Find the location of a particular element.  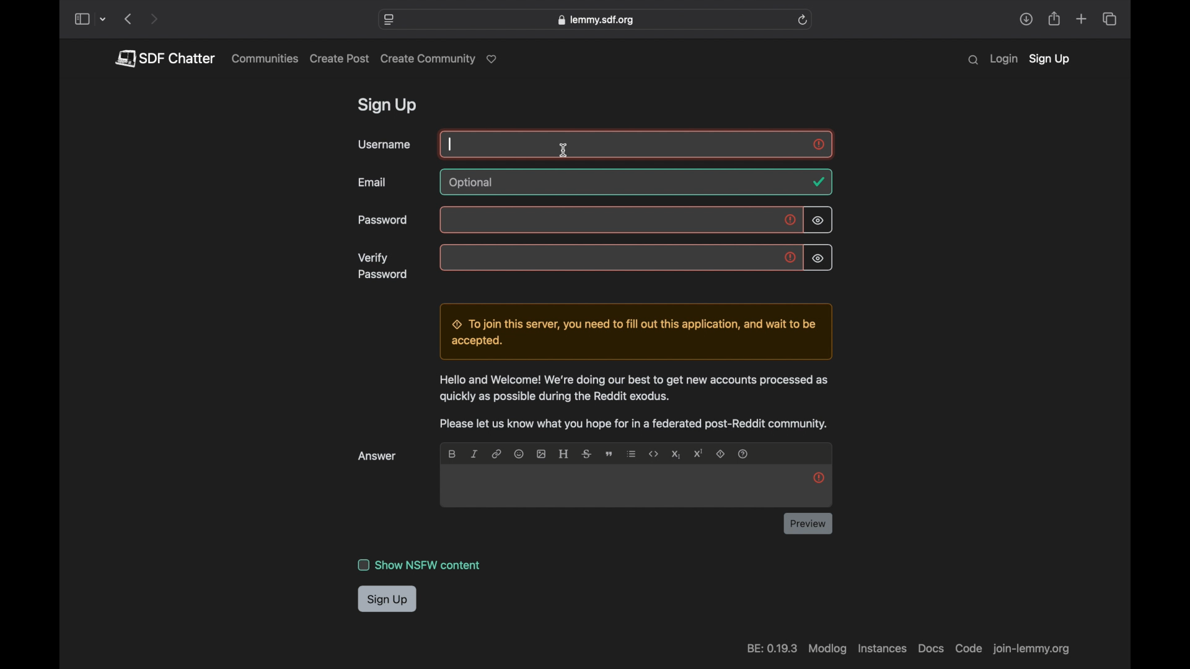

header is located at coordinates (564, 453).